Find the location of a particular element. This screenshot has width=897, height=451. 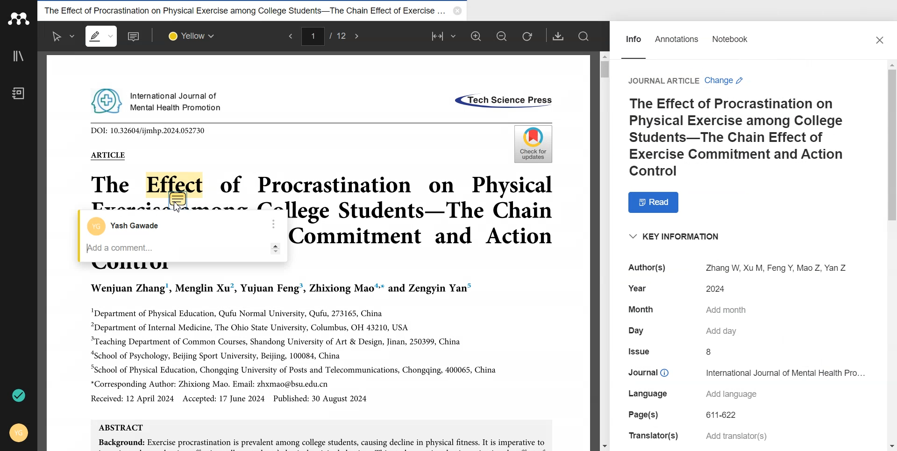

“KEY INFORMATION is located at coordinates (676, 239).